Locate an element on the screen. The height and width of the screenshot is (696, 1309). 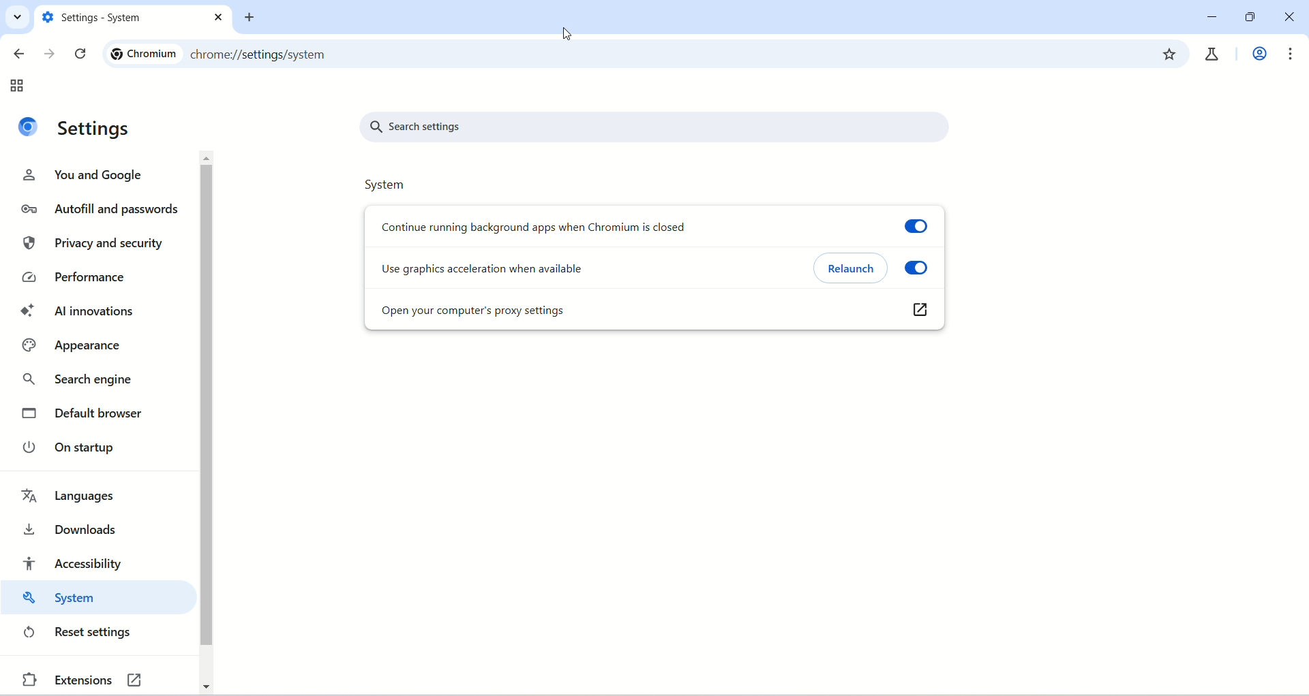
reload is located at coordinates (80, 54).